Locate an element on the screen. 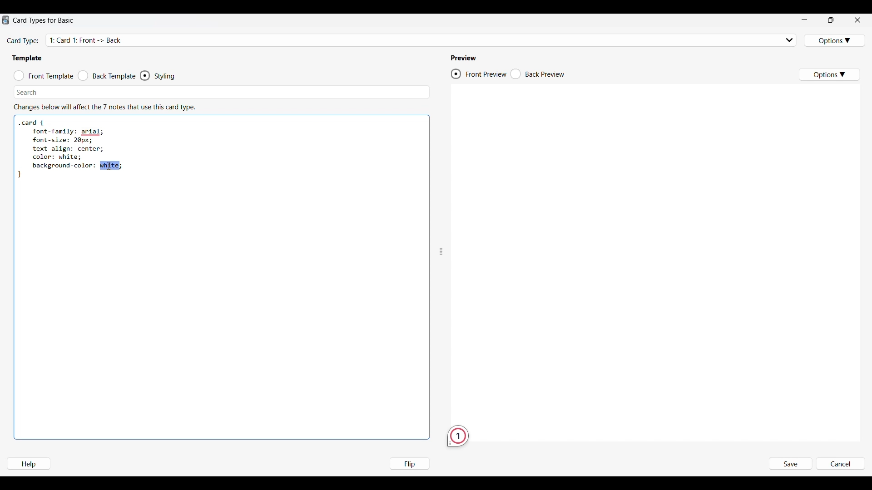  Close interface is located at coordinates (857, 20).